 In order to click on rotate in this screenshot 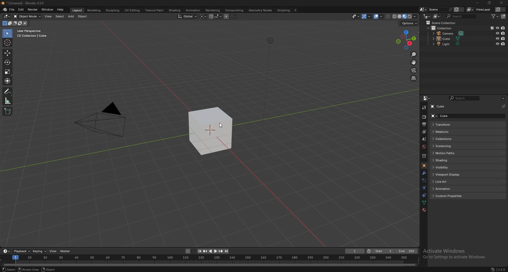, I will do `click(7, 62)`.